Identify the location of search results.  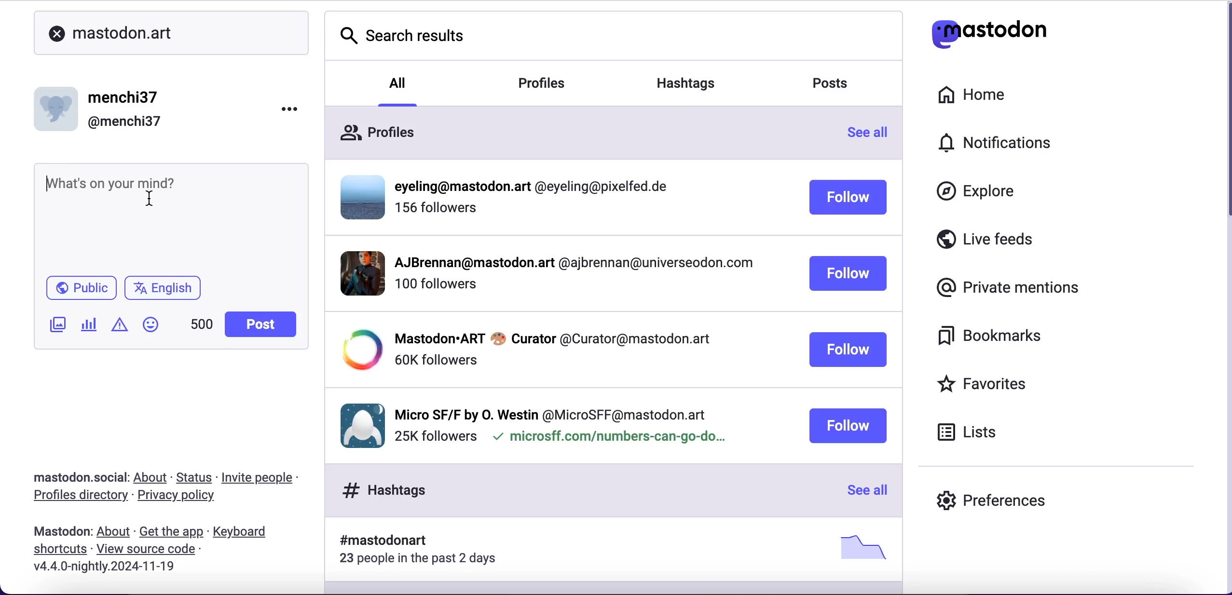
(615, 37).